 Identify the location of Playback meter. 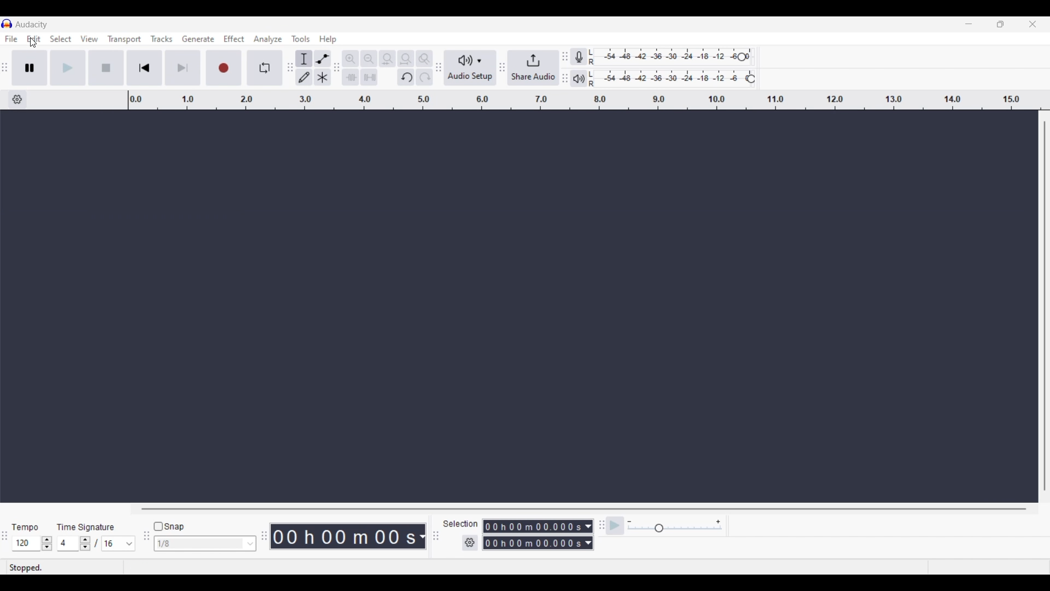
(584, 78).